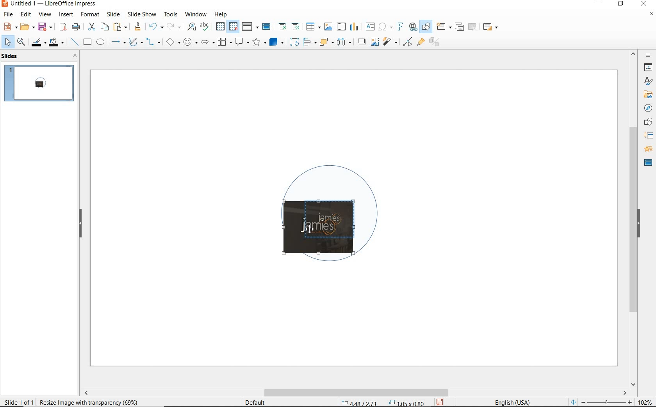 The height and width of the screenshot is (407, 656). Describe the element at coordinates (340, 26) in the screenshot. I see `insert video` at that location.